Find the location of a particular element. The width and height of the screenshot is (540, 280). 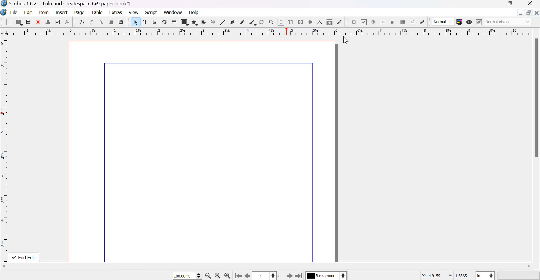

Link text frames is located at coordinates (300, 22).